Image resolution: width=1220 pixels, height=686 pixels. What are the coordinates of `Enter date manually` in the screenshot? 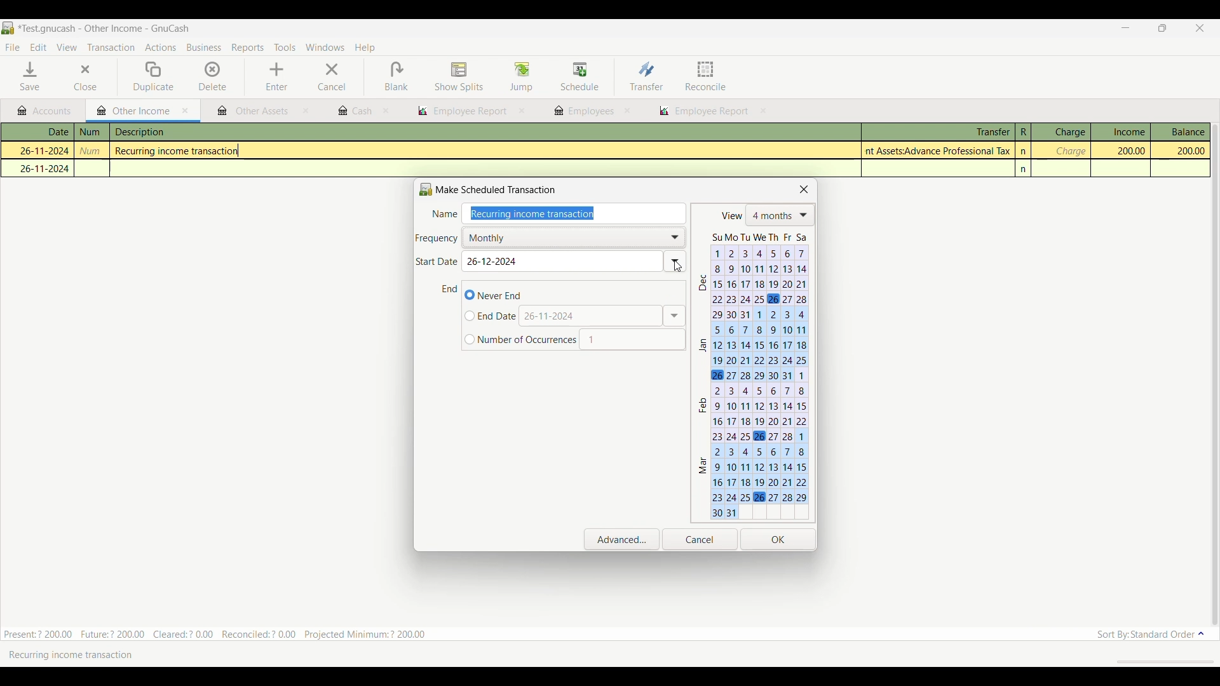 It's located at (592, 316).